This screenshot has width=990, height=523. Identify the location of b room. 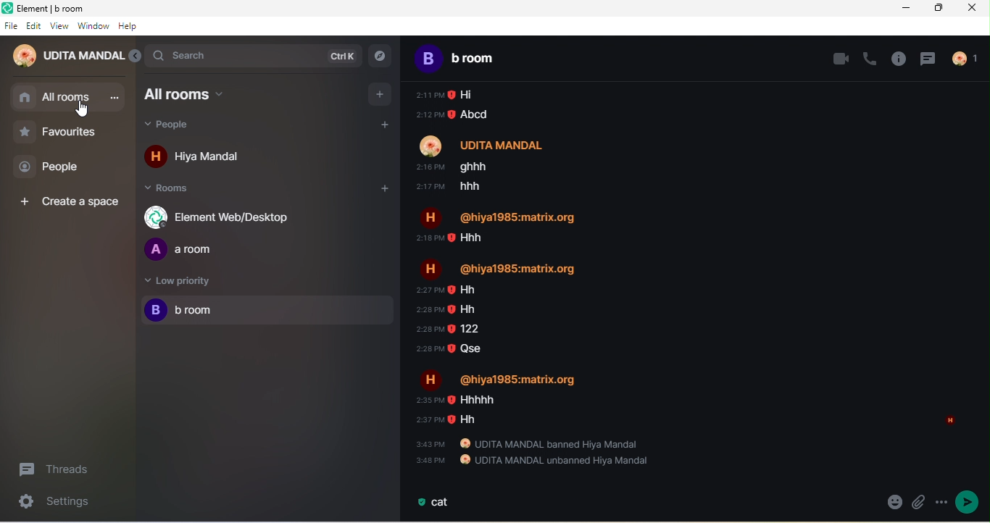
(475, 57).